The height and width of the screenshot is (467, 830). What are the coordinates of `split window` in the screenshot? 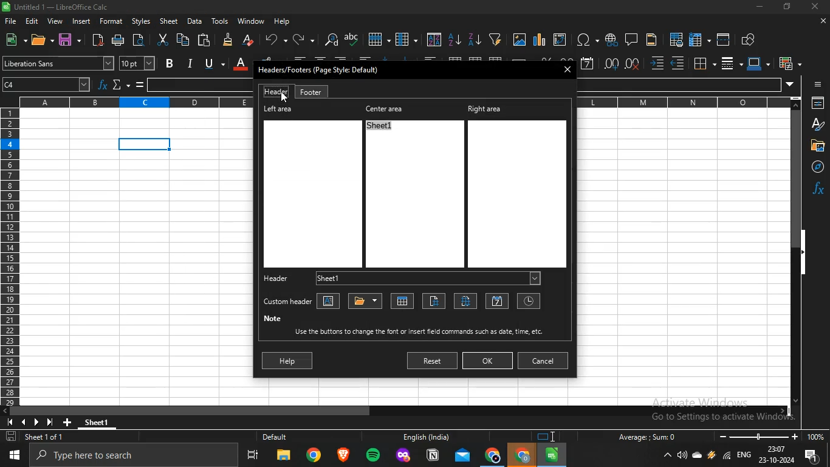 It's located at (724, 39).